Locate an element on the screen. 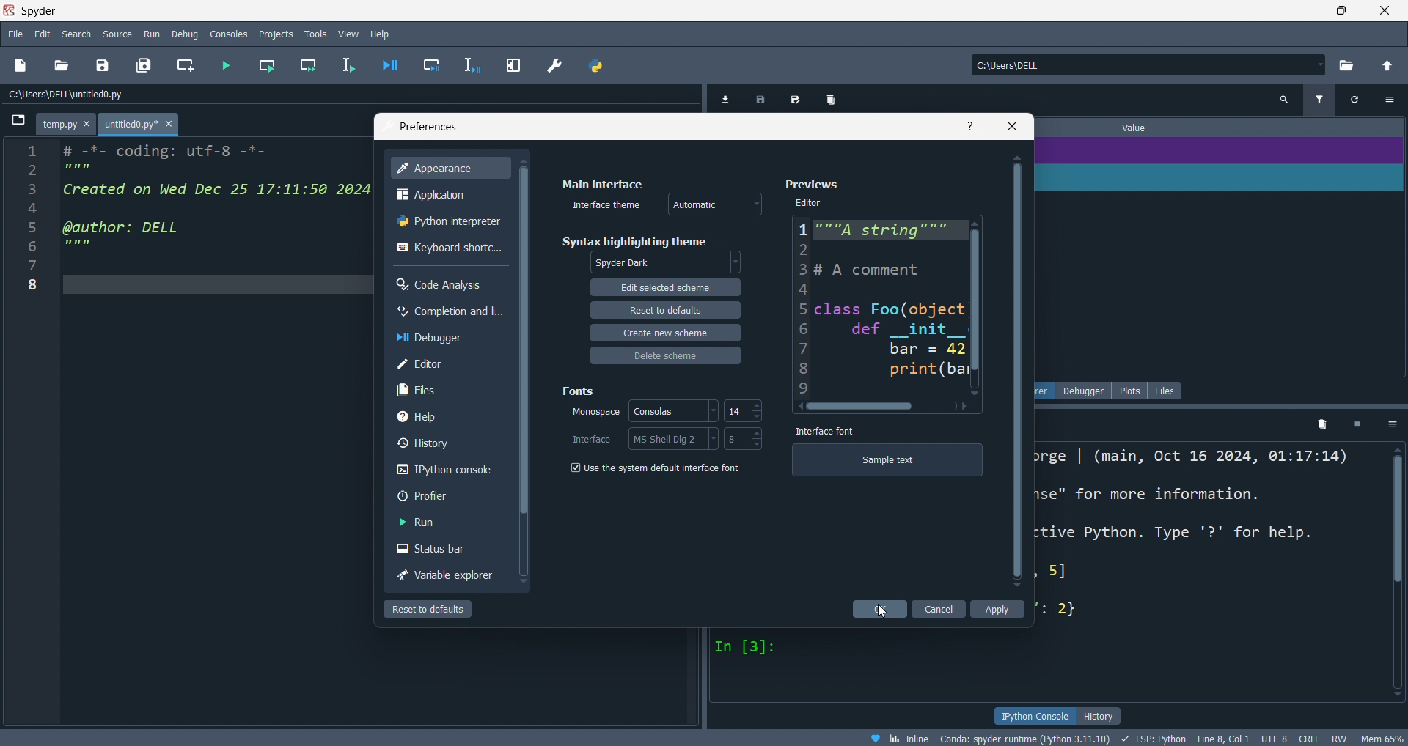 Image resolution: width=1408 pixels, height=746 pixels. C:\Users\DELL is located at coordinates (1018, 67).